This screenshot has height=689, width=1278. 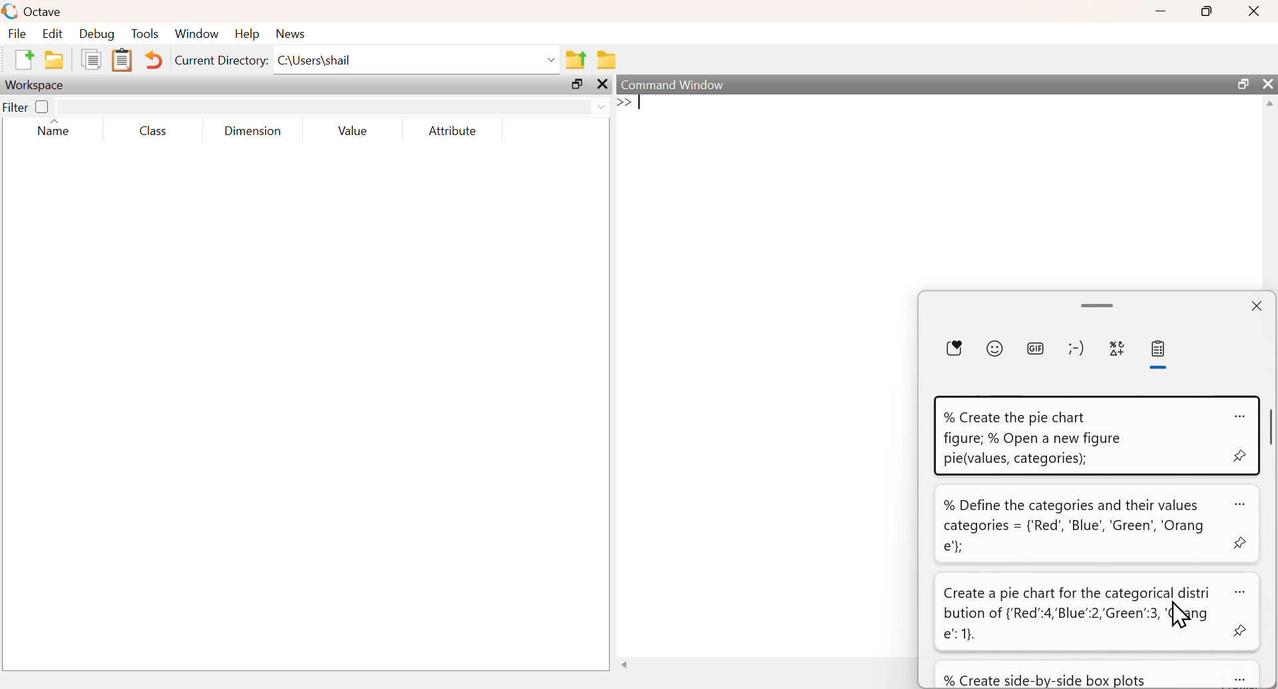 I want to click on more options, so click(x=1240, y=416).